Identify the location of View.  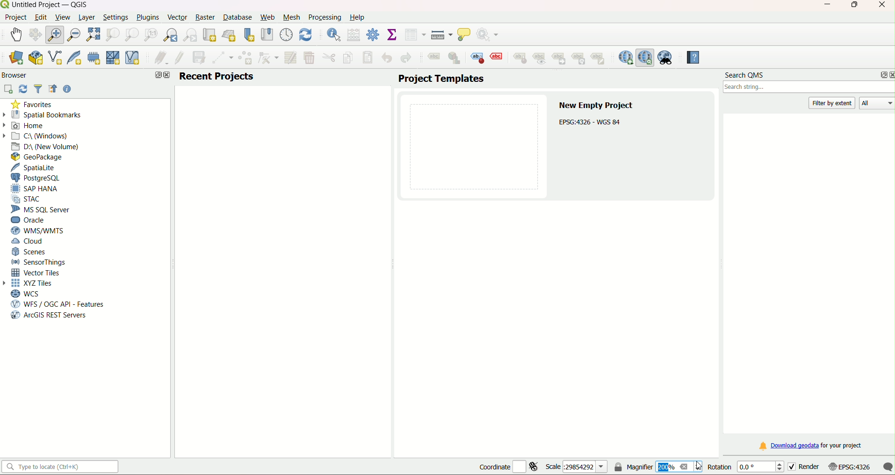
(62, 17).